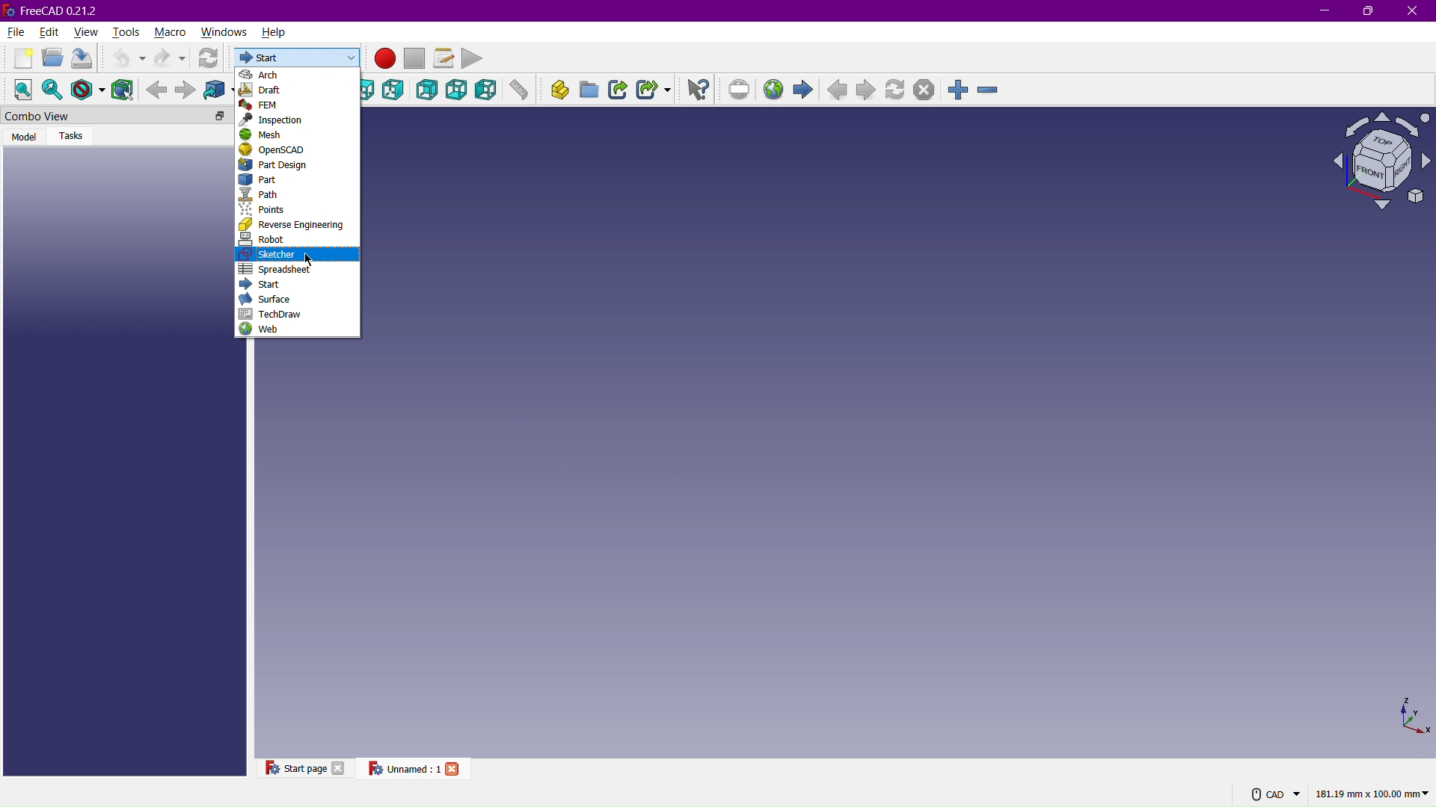 The width and height of the screenshot is (1436, 807). What do you see at coordinates (773, 90) in the screenshot?
I see `Open website` at bounding box center [773, 90].